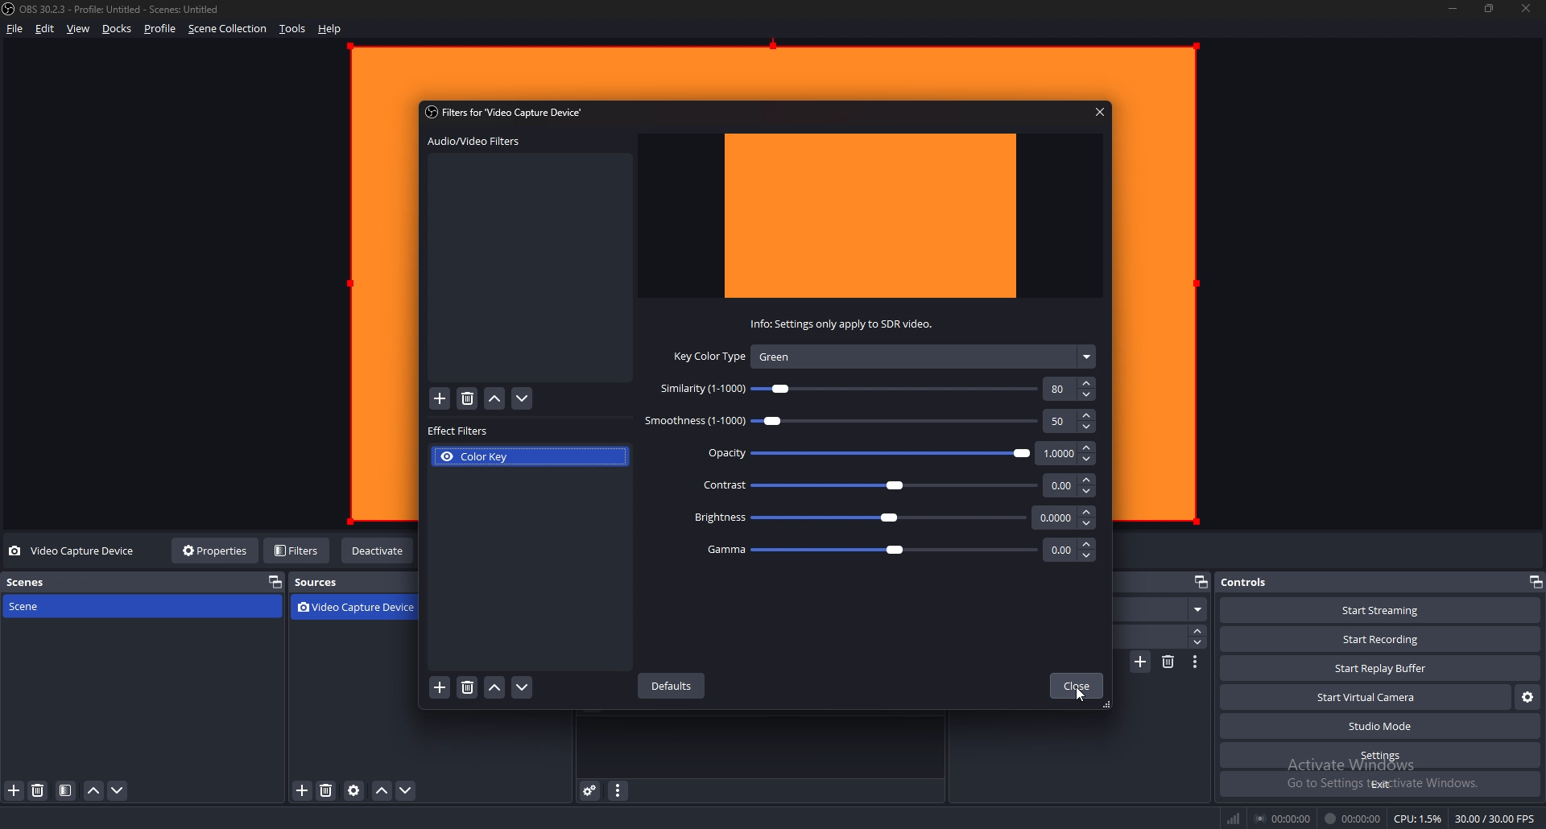 Image resolution: width=1546 pixels, height=829 pixels. I want to click on Filters for "Video Capture Device’, so click(507, 111).